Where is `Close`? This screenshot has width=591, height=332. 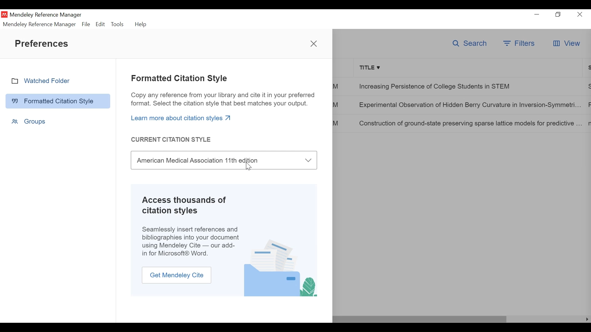
Close is located at coordinates (580, 15).